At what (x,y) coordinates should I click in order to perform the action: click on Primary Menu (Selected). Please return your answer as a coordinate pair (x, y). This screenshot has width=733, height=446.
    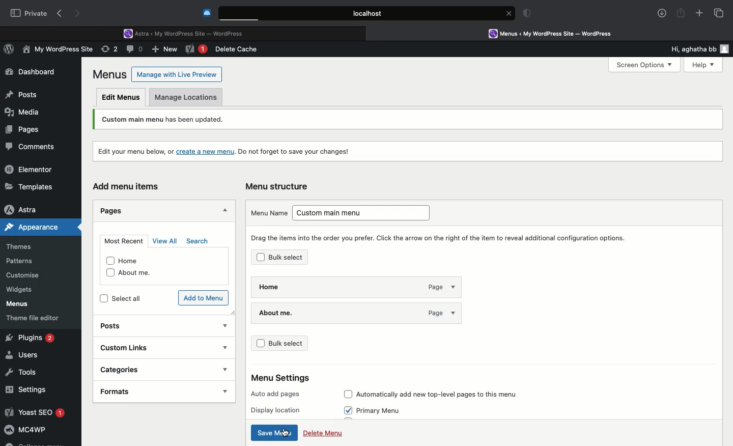
    Looking at the image, I should click on (386, 411).